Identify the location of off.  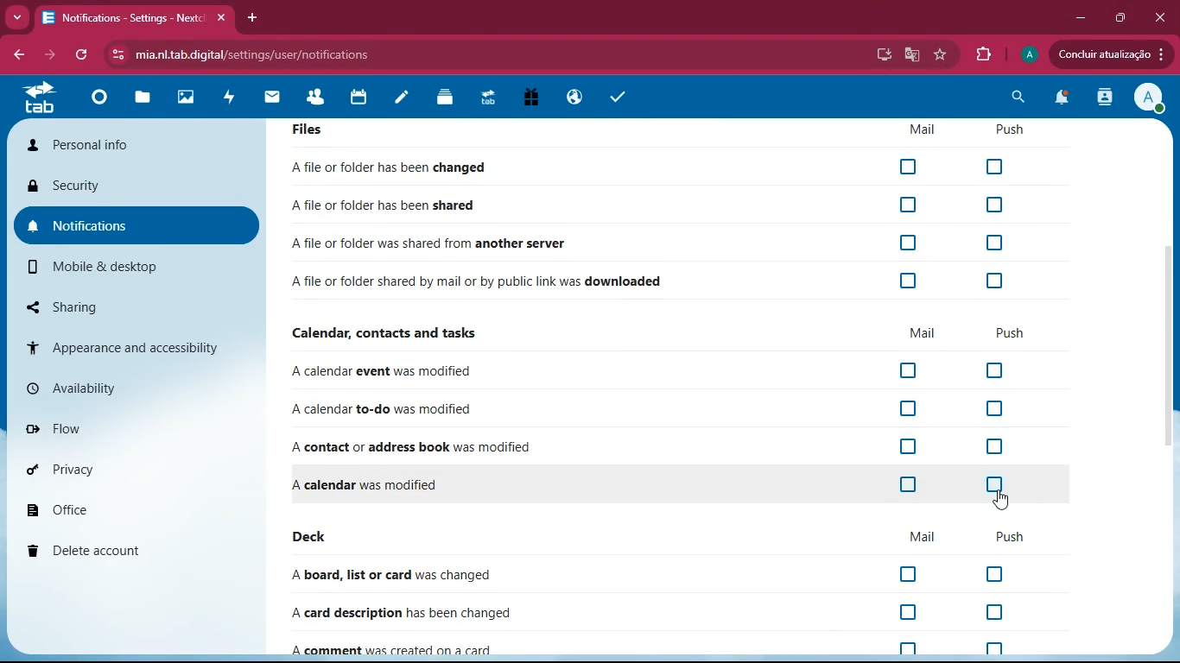
(910, 449).